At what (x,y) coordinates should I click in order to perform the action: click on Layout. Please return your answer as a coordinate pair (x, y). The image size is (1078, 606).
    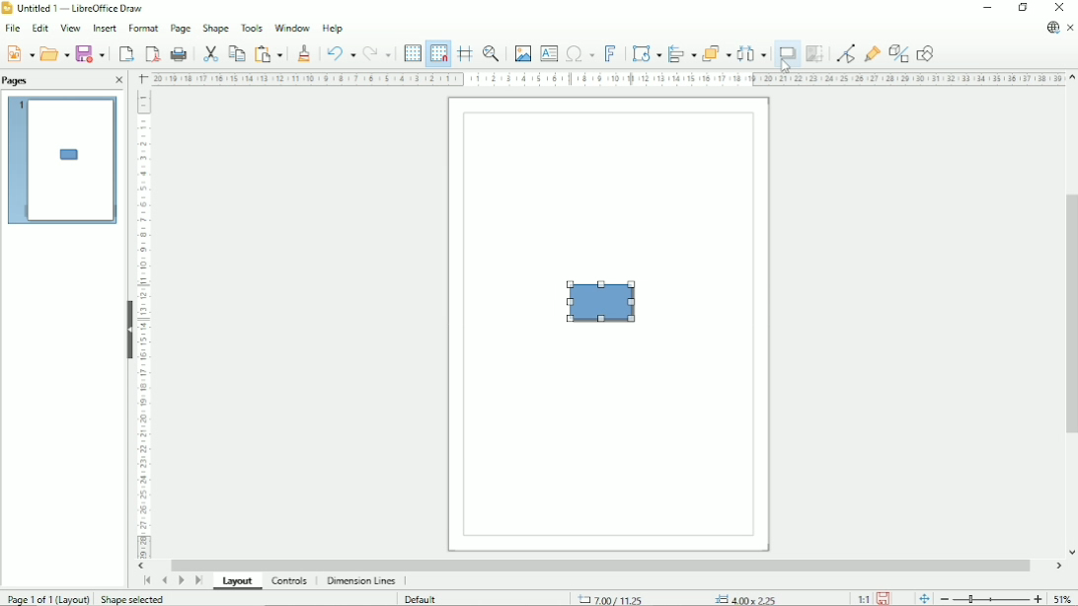
    Looking at the image, I should click on (237, 583).